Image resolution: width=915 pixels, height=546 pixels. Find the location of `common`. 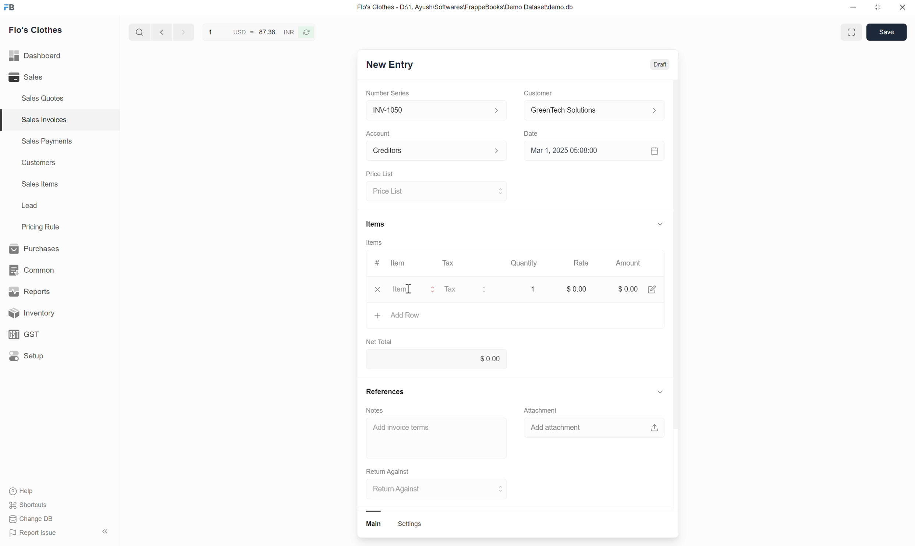

common is located at coordinates (48, 268).